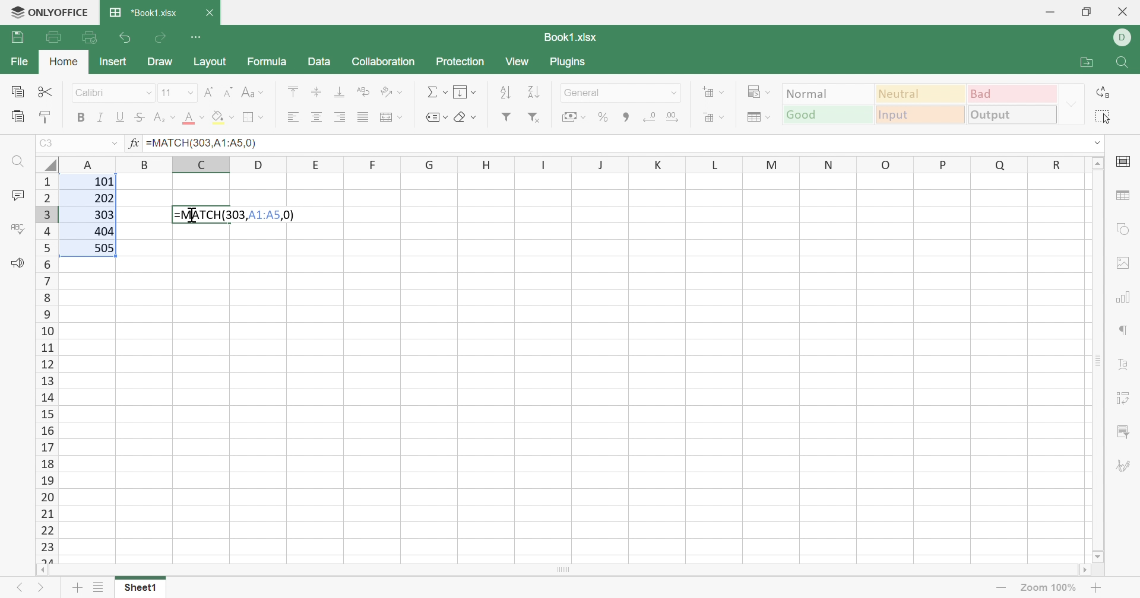 The width and height of the screenshot is (1140, 598). I want to click on Scroll Left, so click(47, 572).